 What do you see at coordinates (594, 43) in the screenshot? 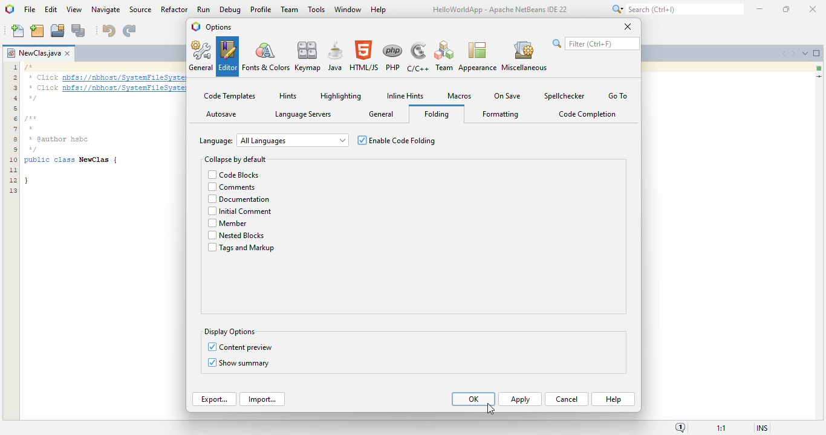
I see `search bar` at bounding box center [594, 43].